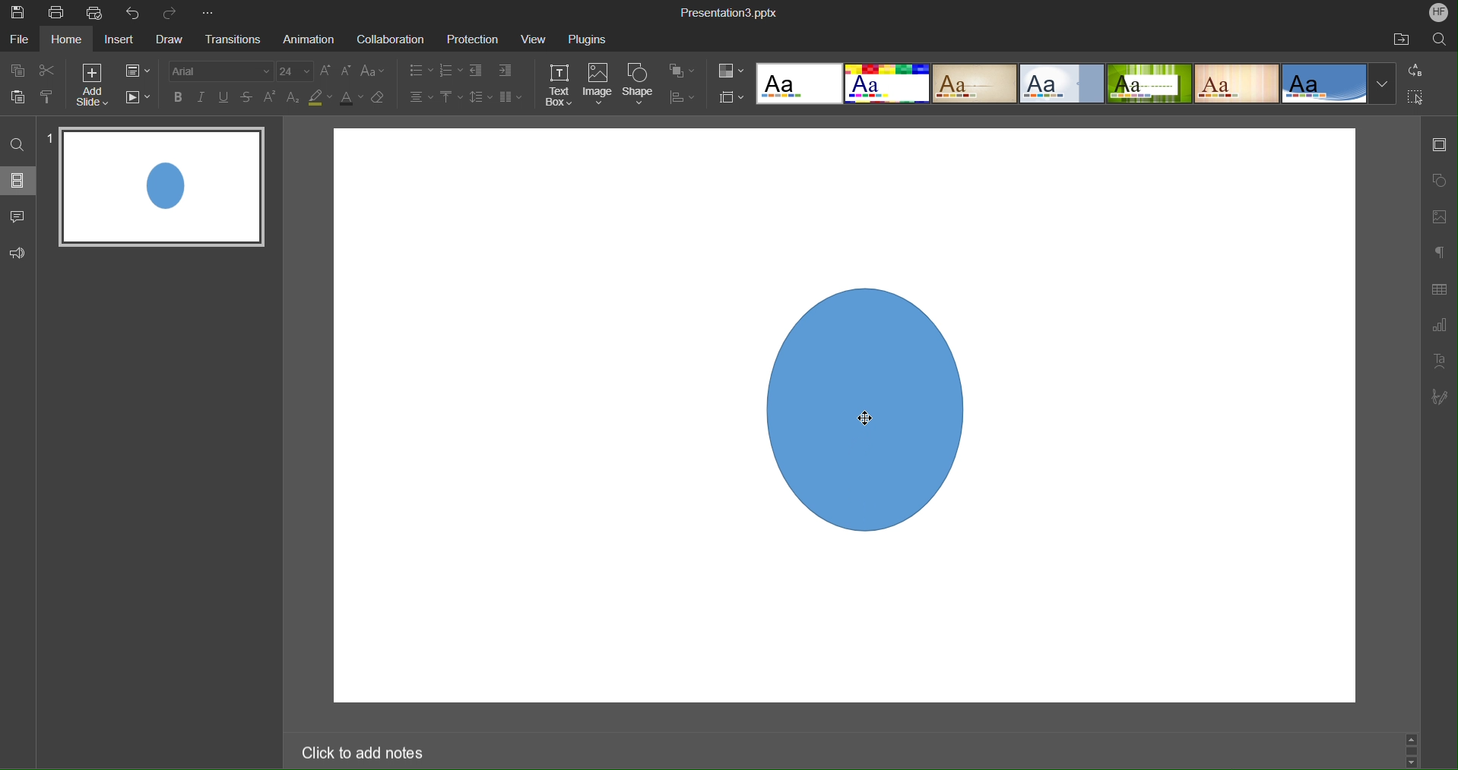  What do you see at coordinates (202, 99) in the screenshot?
I see `Italics` at bounding box center [202, 99].